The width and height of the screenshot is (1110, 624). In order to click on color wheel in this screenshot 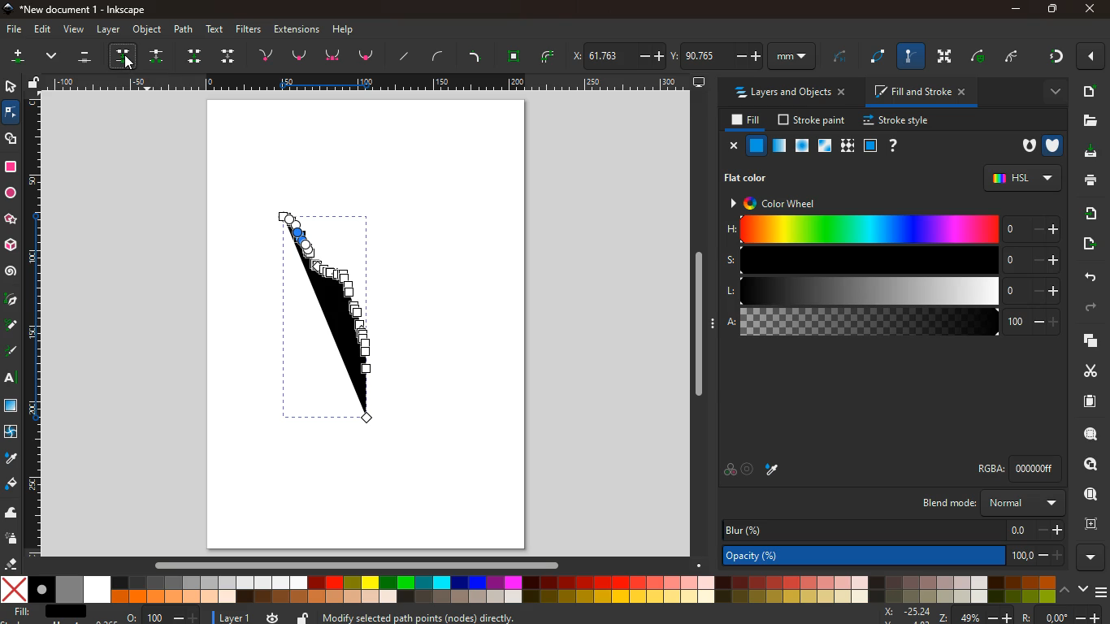, I will do `click(783, 202)`.